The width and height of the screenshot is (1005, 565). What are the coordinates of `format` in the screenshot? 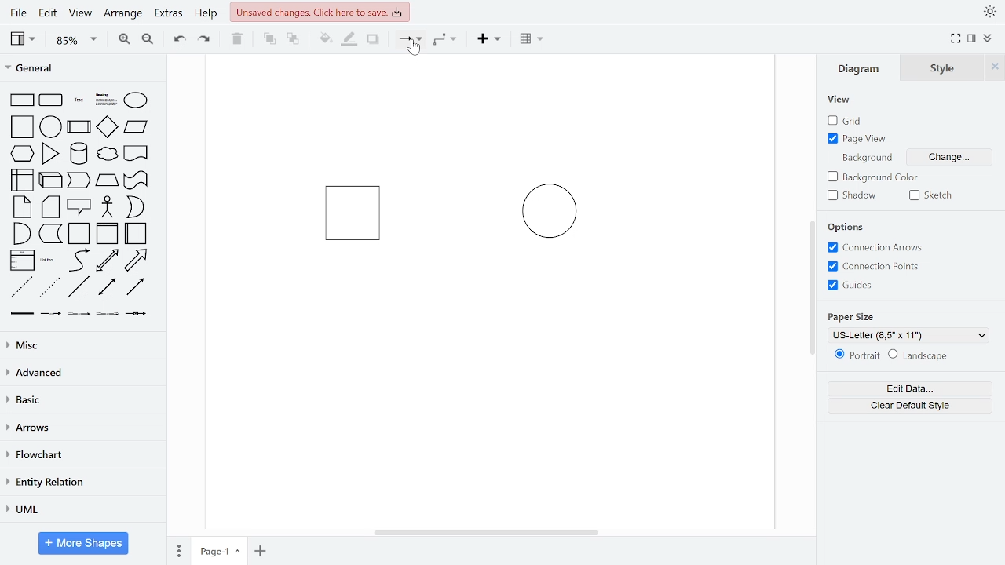 It's located at (972, 38).